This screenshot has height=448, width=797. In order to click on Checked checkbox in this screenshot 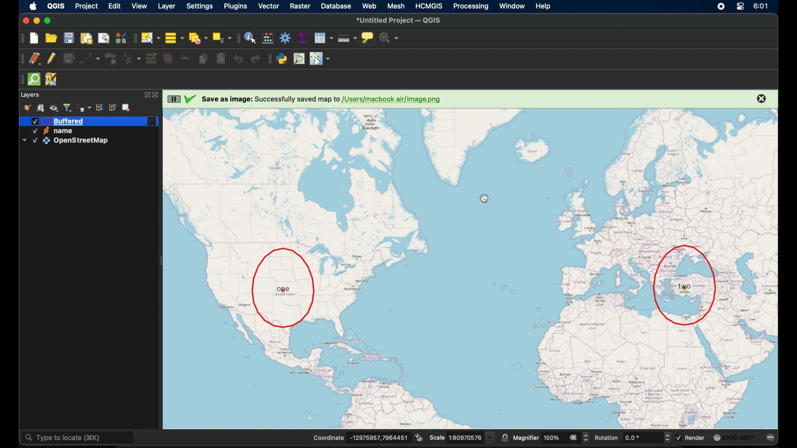, I will do `click(34, 141)`.